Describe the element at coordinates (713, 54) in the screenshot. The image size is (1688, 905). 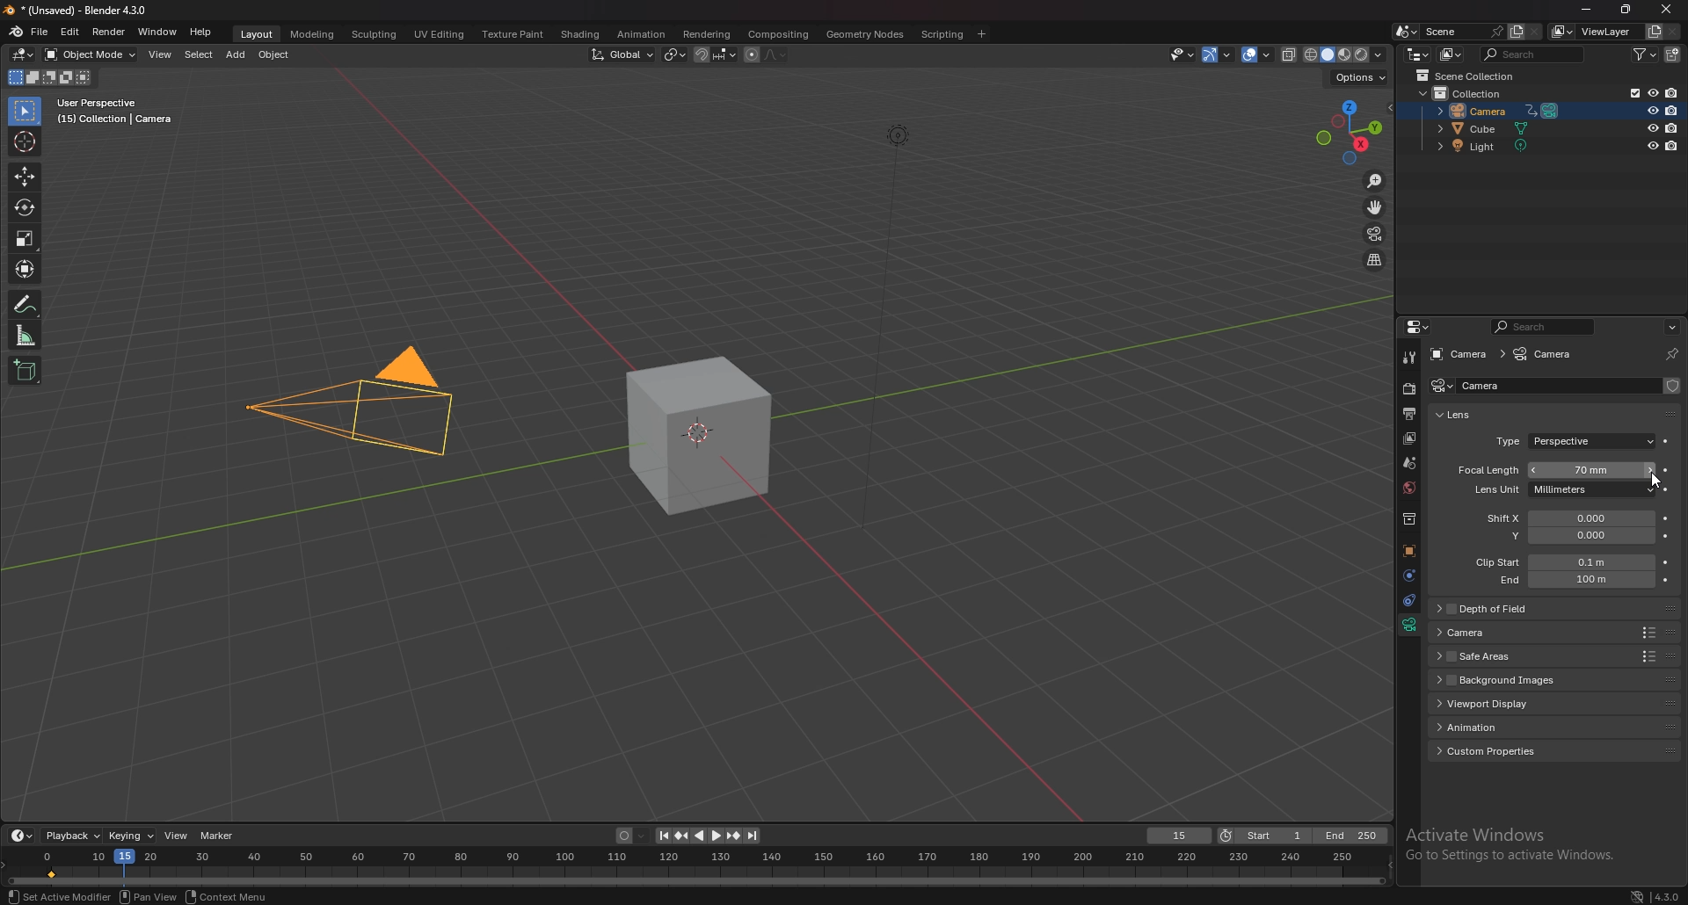
I see `snapping` at that location.